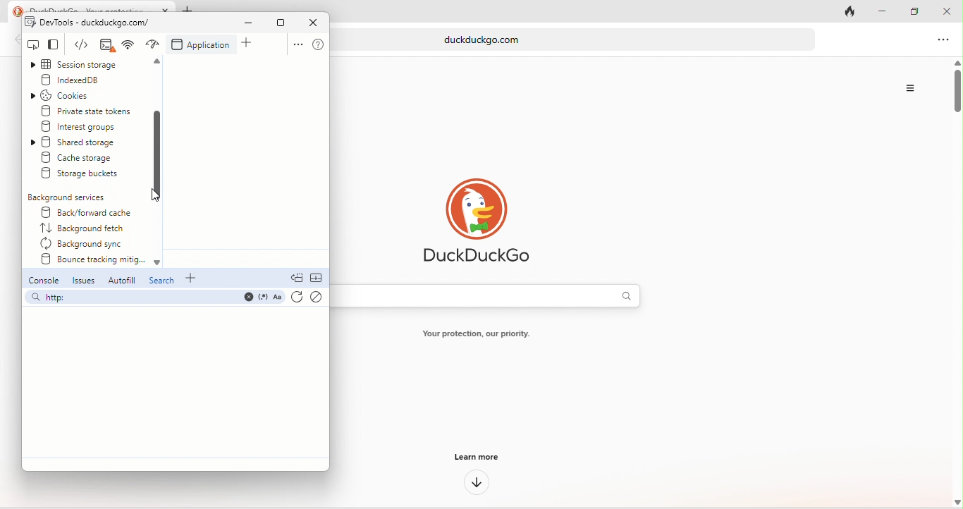 This screenshot has width=963, height=509. Describe the element at coordinates (945, 41) in the screenshot. I see `option` at that location.